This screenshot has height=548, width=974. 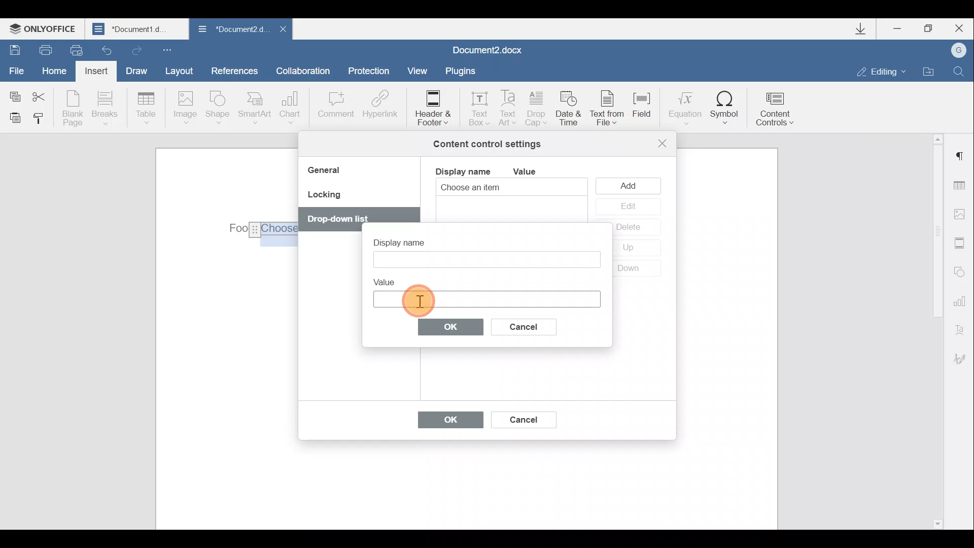 What do you see at coordinates (487, 144) in the screenshot?
I see `Content control settings` at bounding box center [487, 144].